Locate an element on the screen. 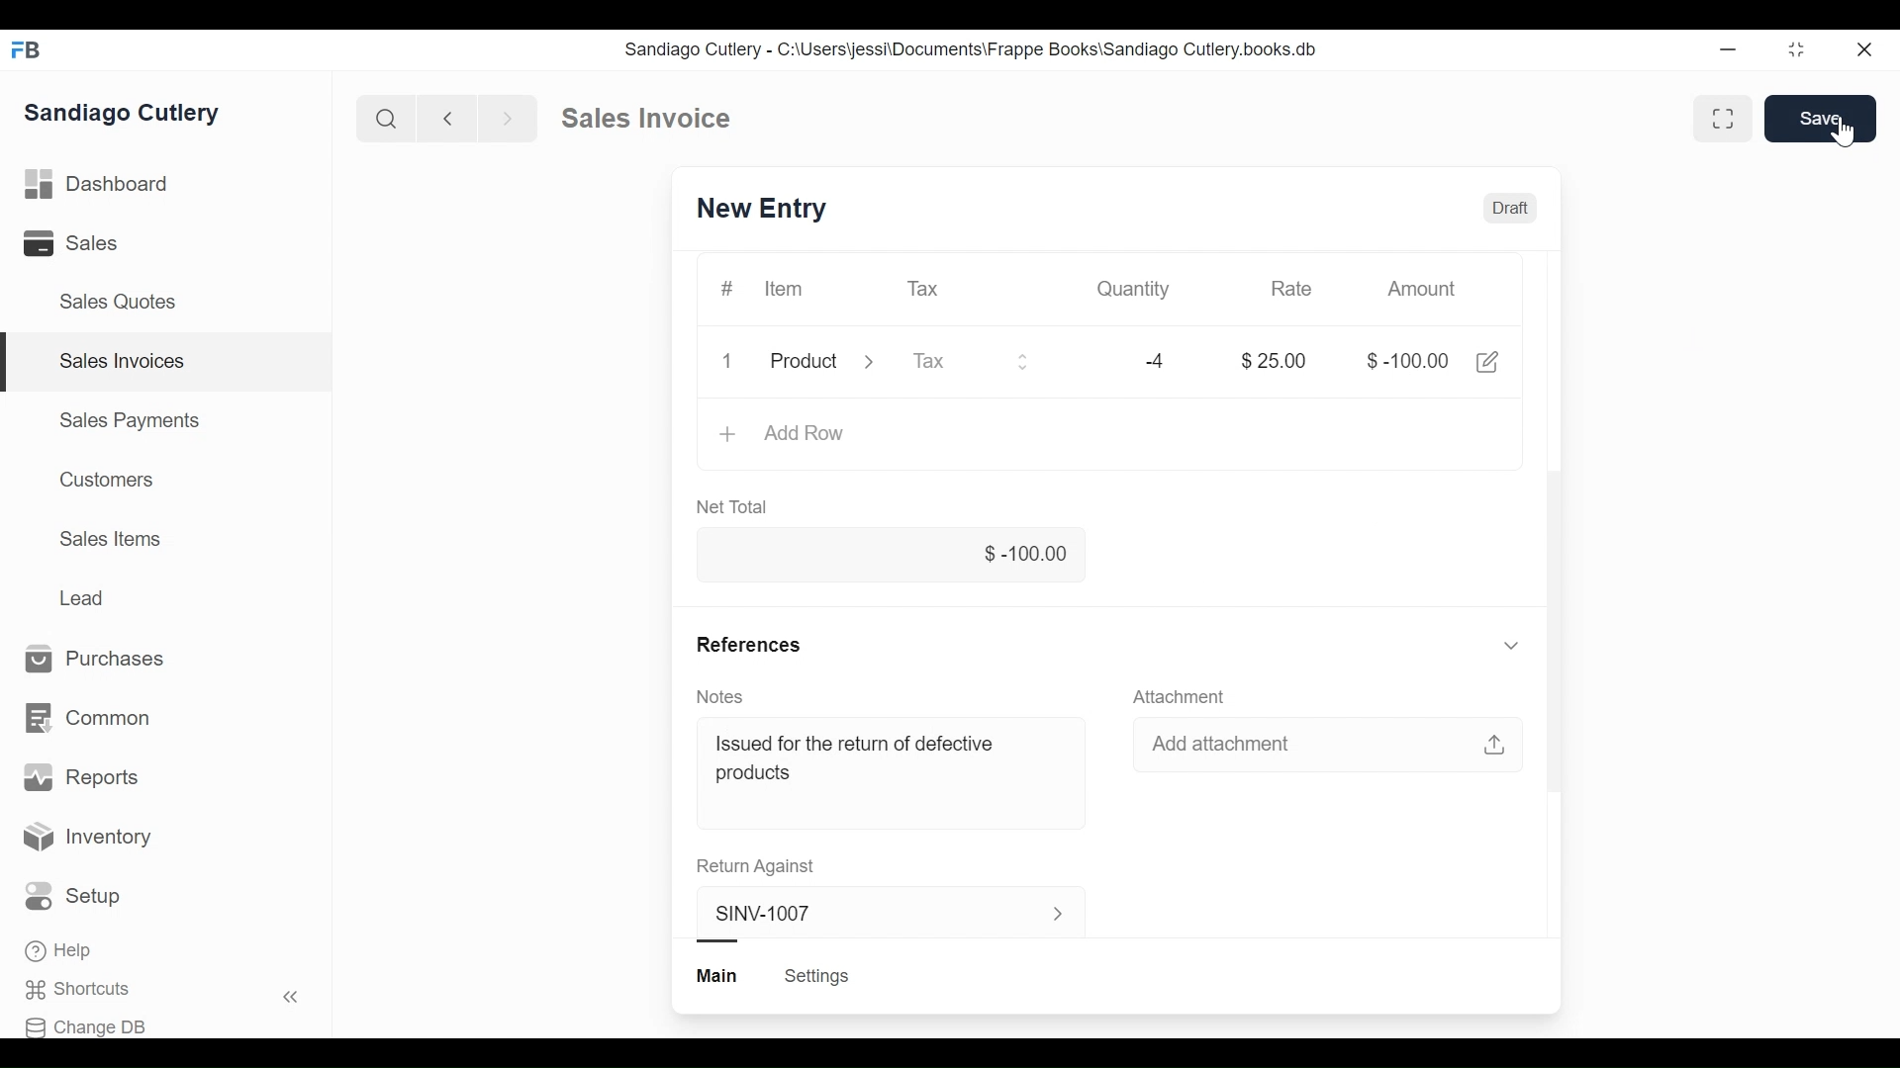 The image size is (1900, 1068). Setup is located at coordinates (73, 896).